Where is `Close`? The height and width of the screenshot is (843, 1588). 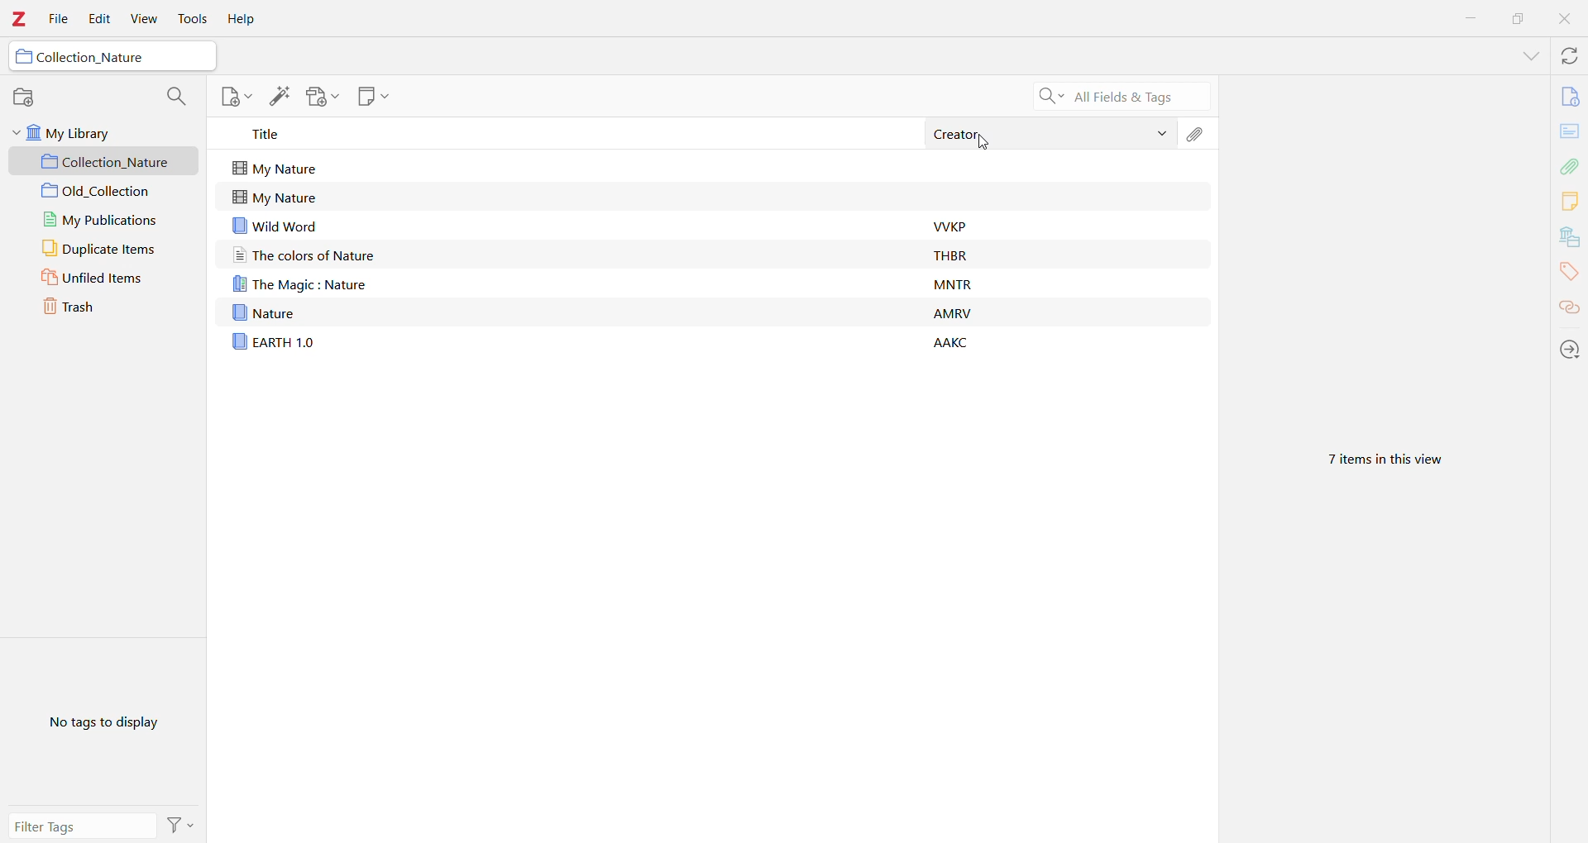
Close is located at coordinates (1566, 17).